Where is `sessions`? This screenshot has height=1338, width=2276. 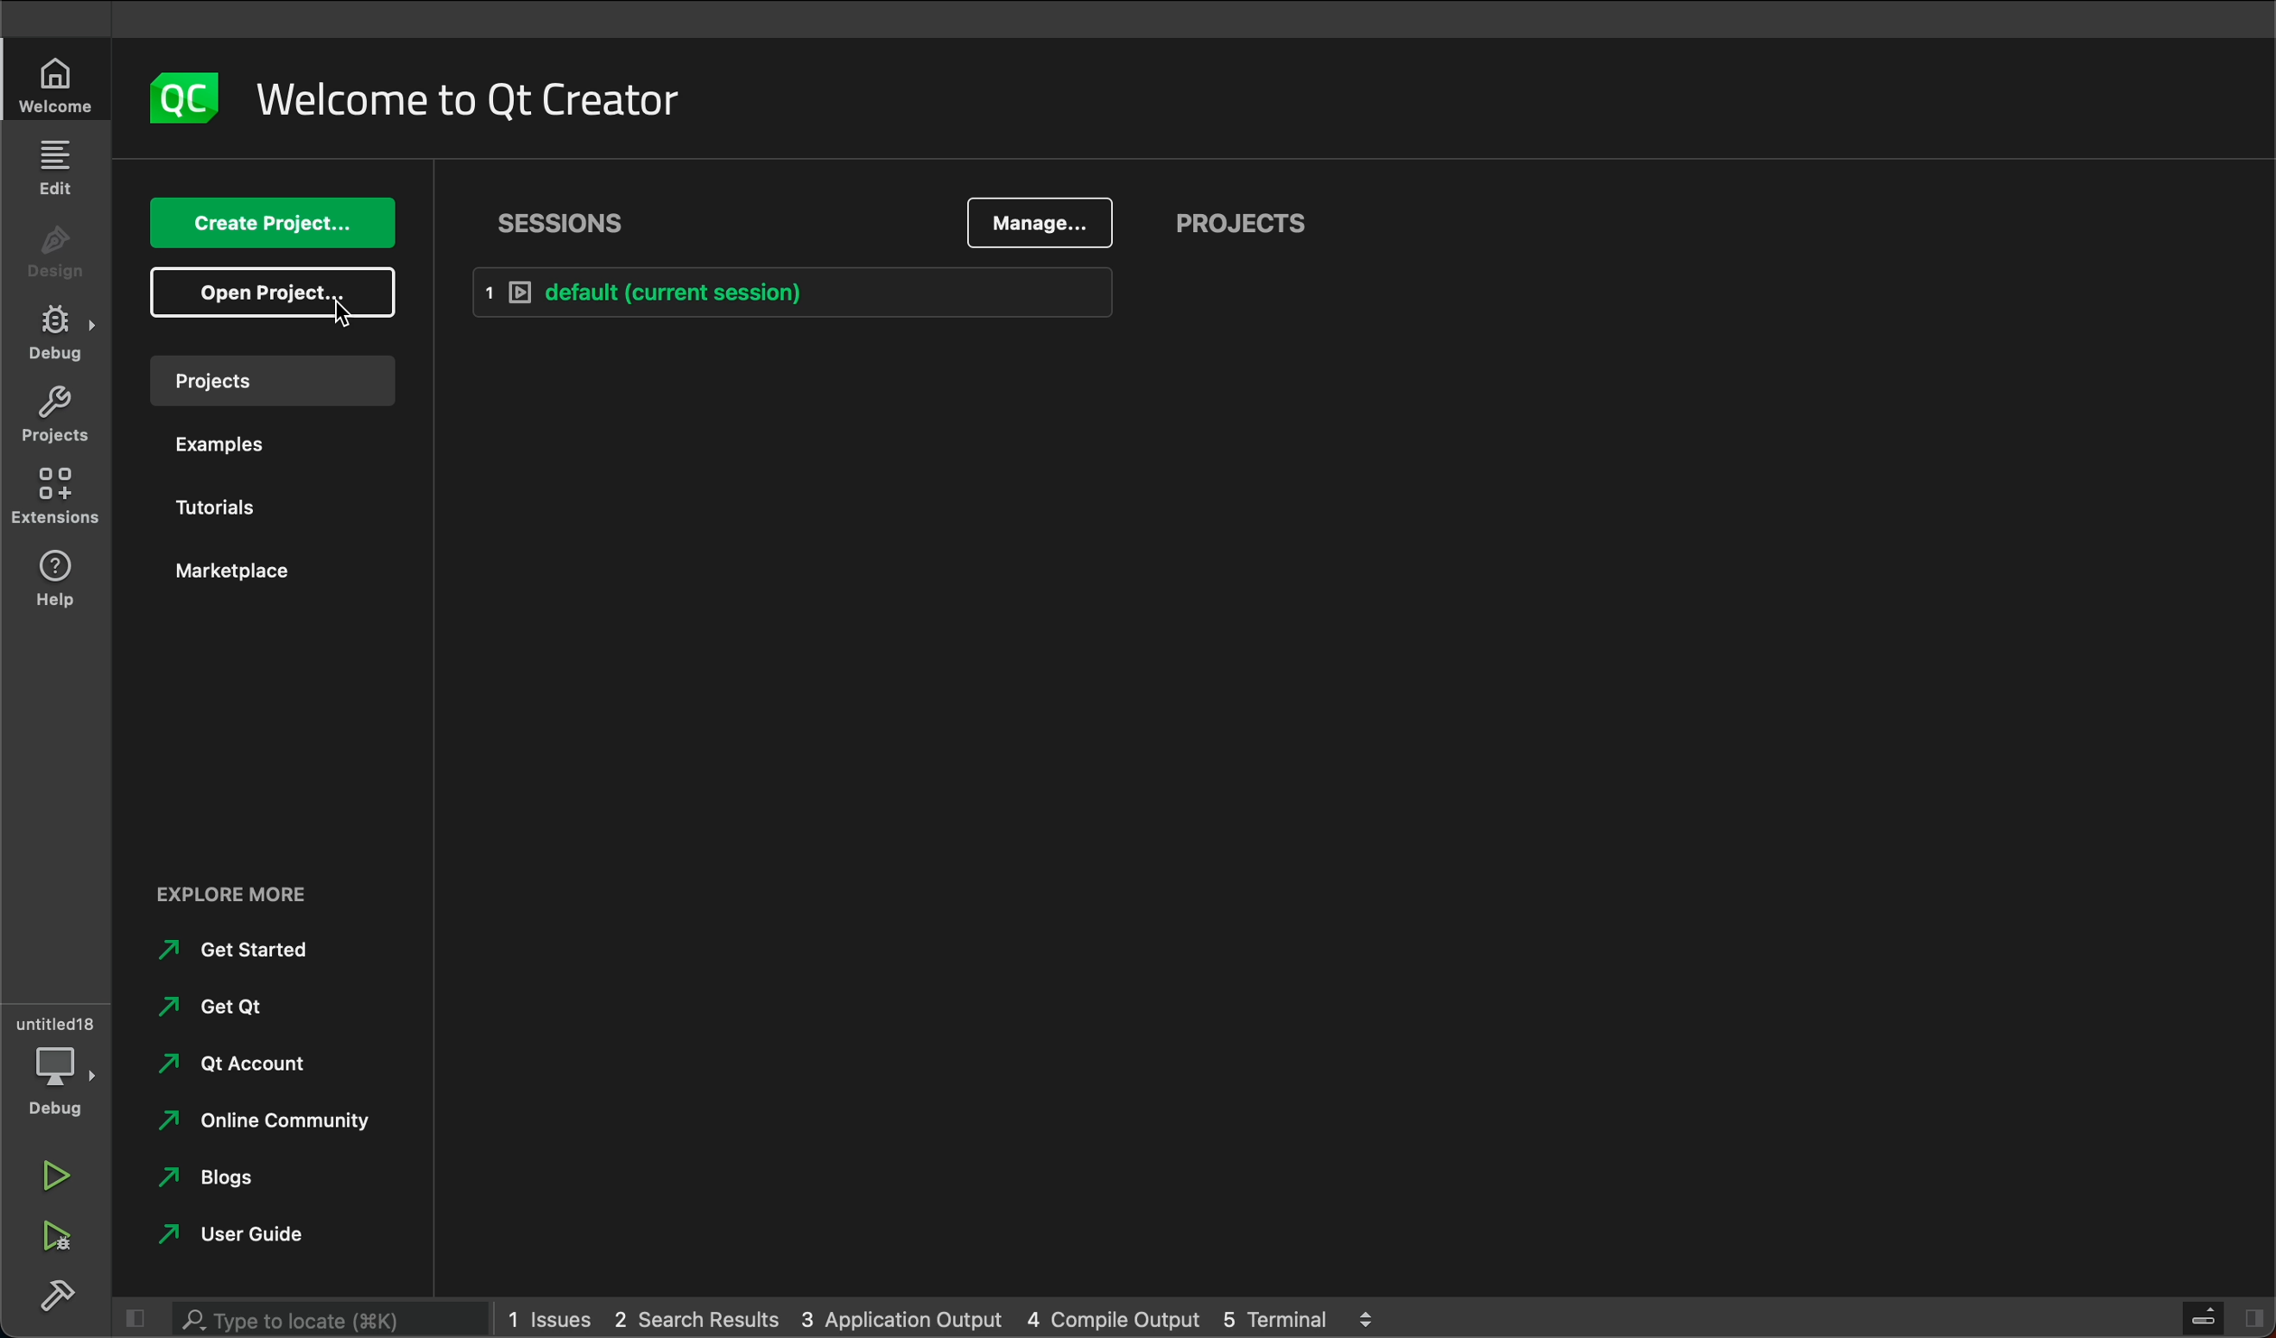
sessions is located at coordinates (576, 222).